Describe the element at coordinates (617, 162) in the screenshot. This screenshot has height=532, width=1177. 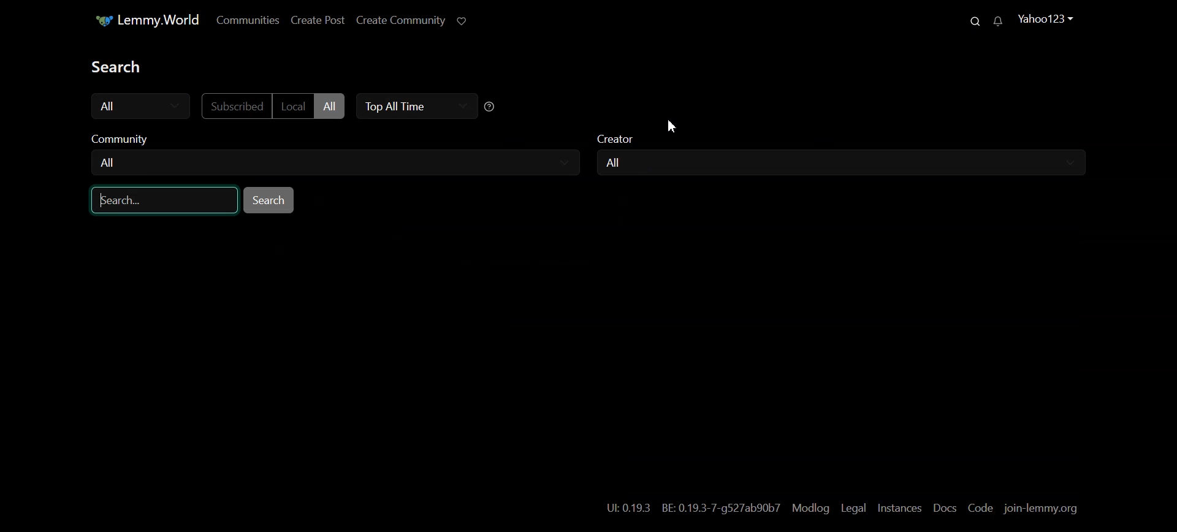
I see `All` at that location.